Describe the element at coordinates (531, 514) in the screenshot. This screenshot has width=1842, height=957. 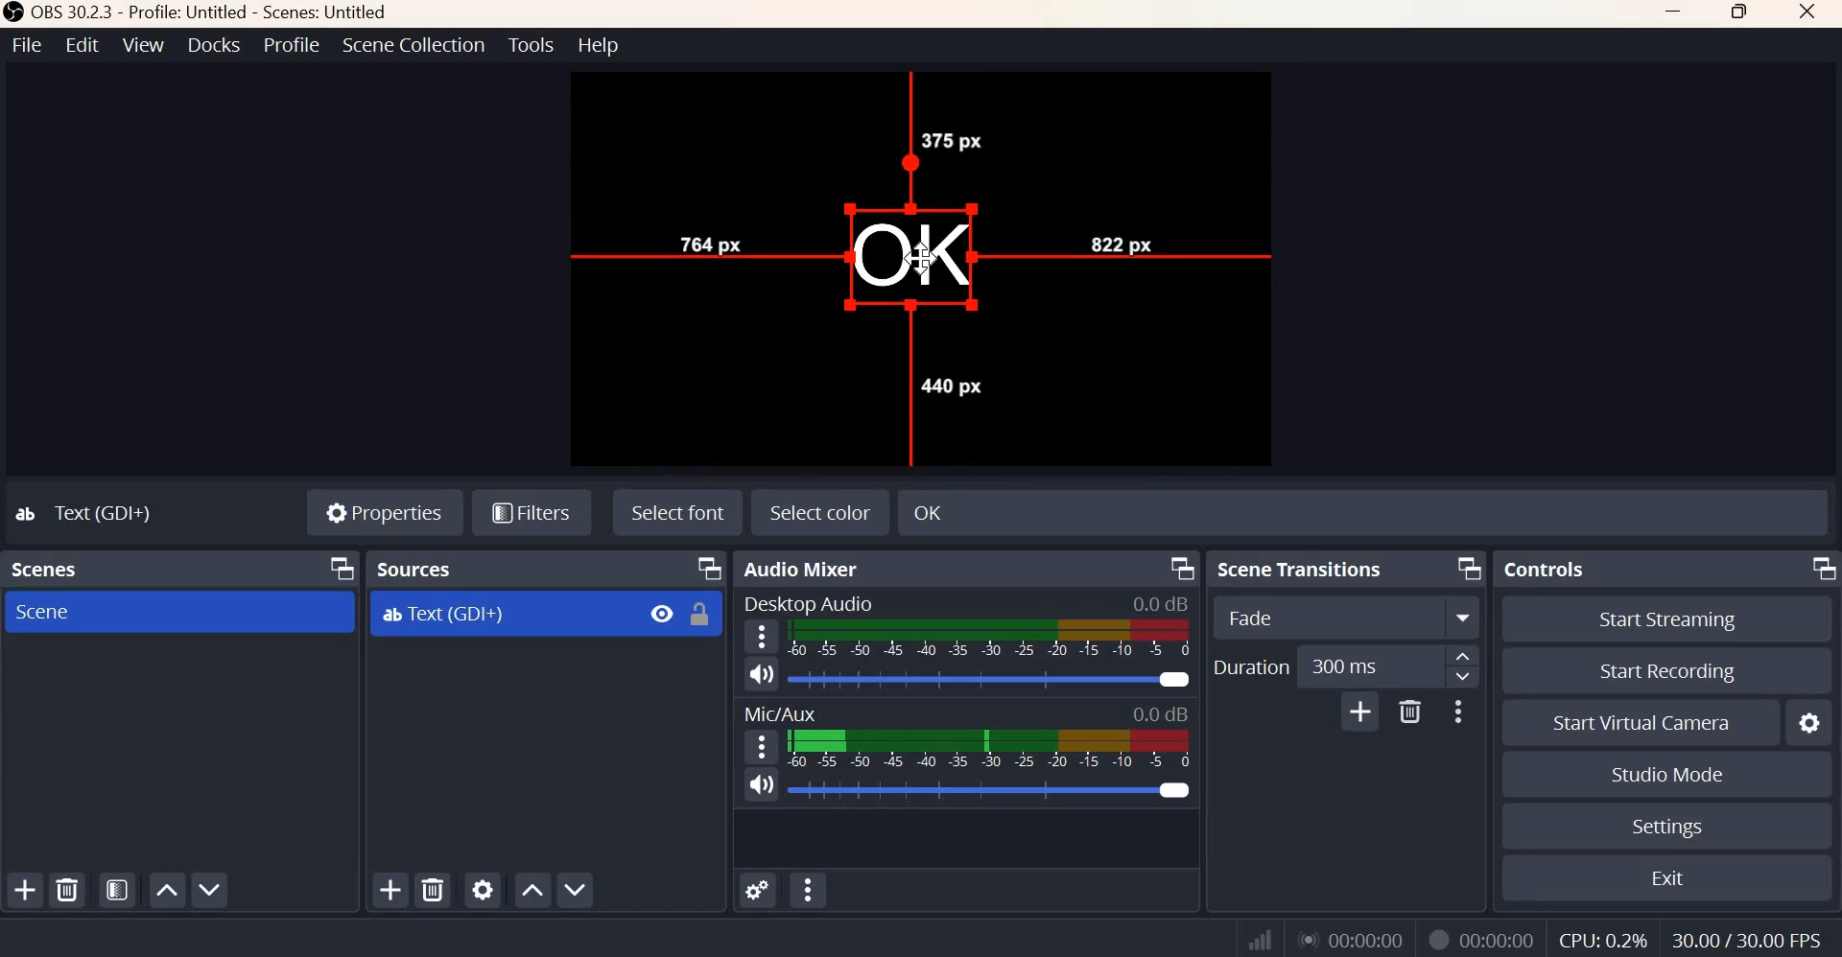
I see `Open source filters` at that location.